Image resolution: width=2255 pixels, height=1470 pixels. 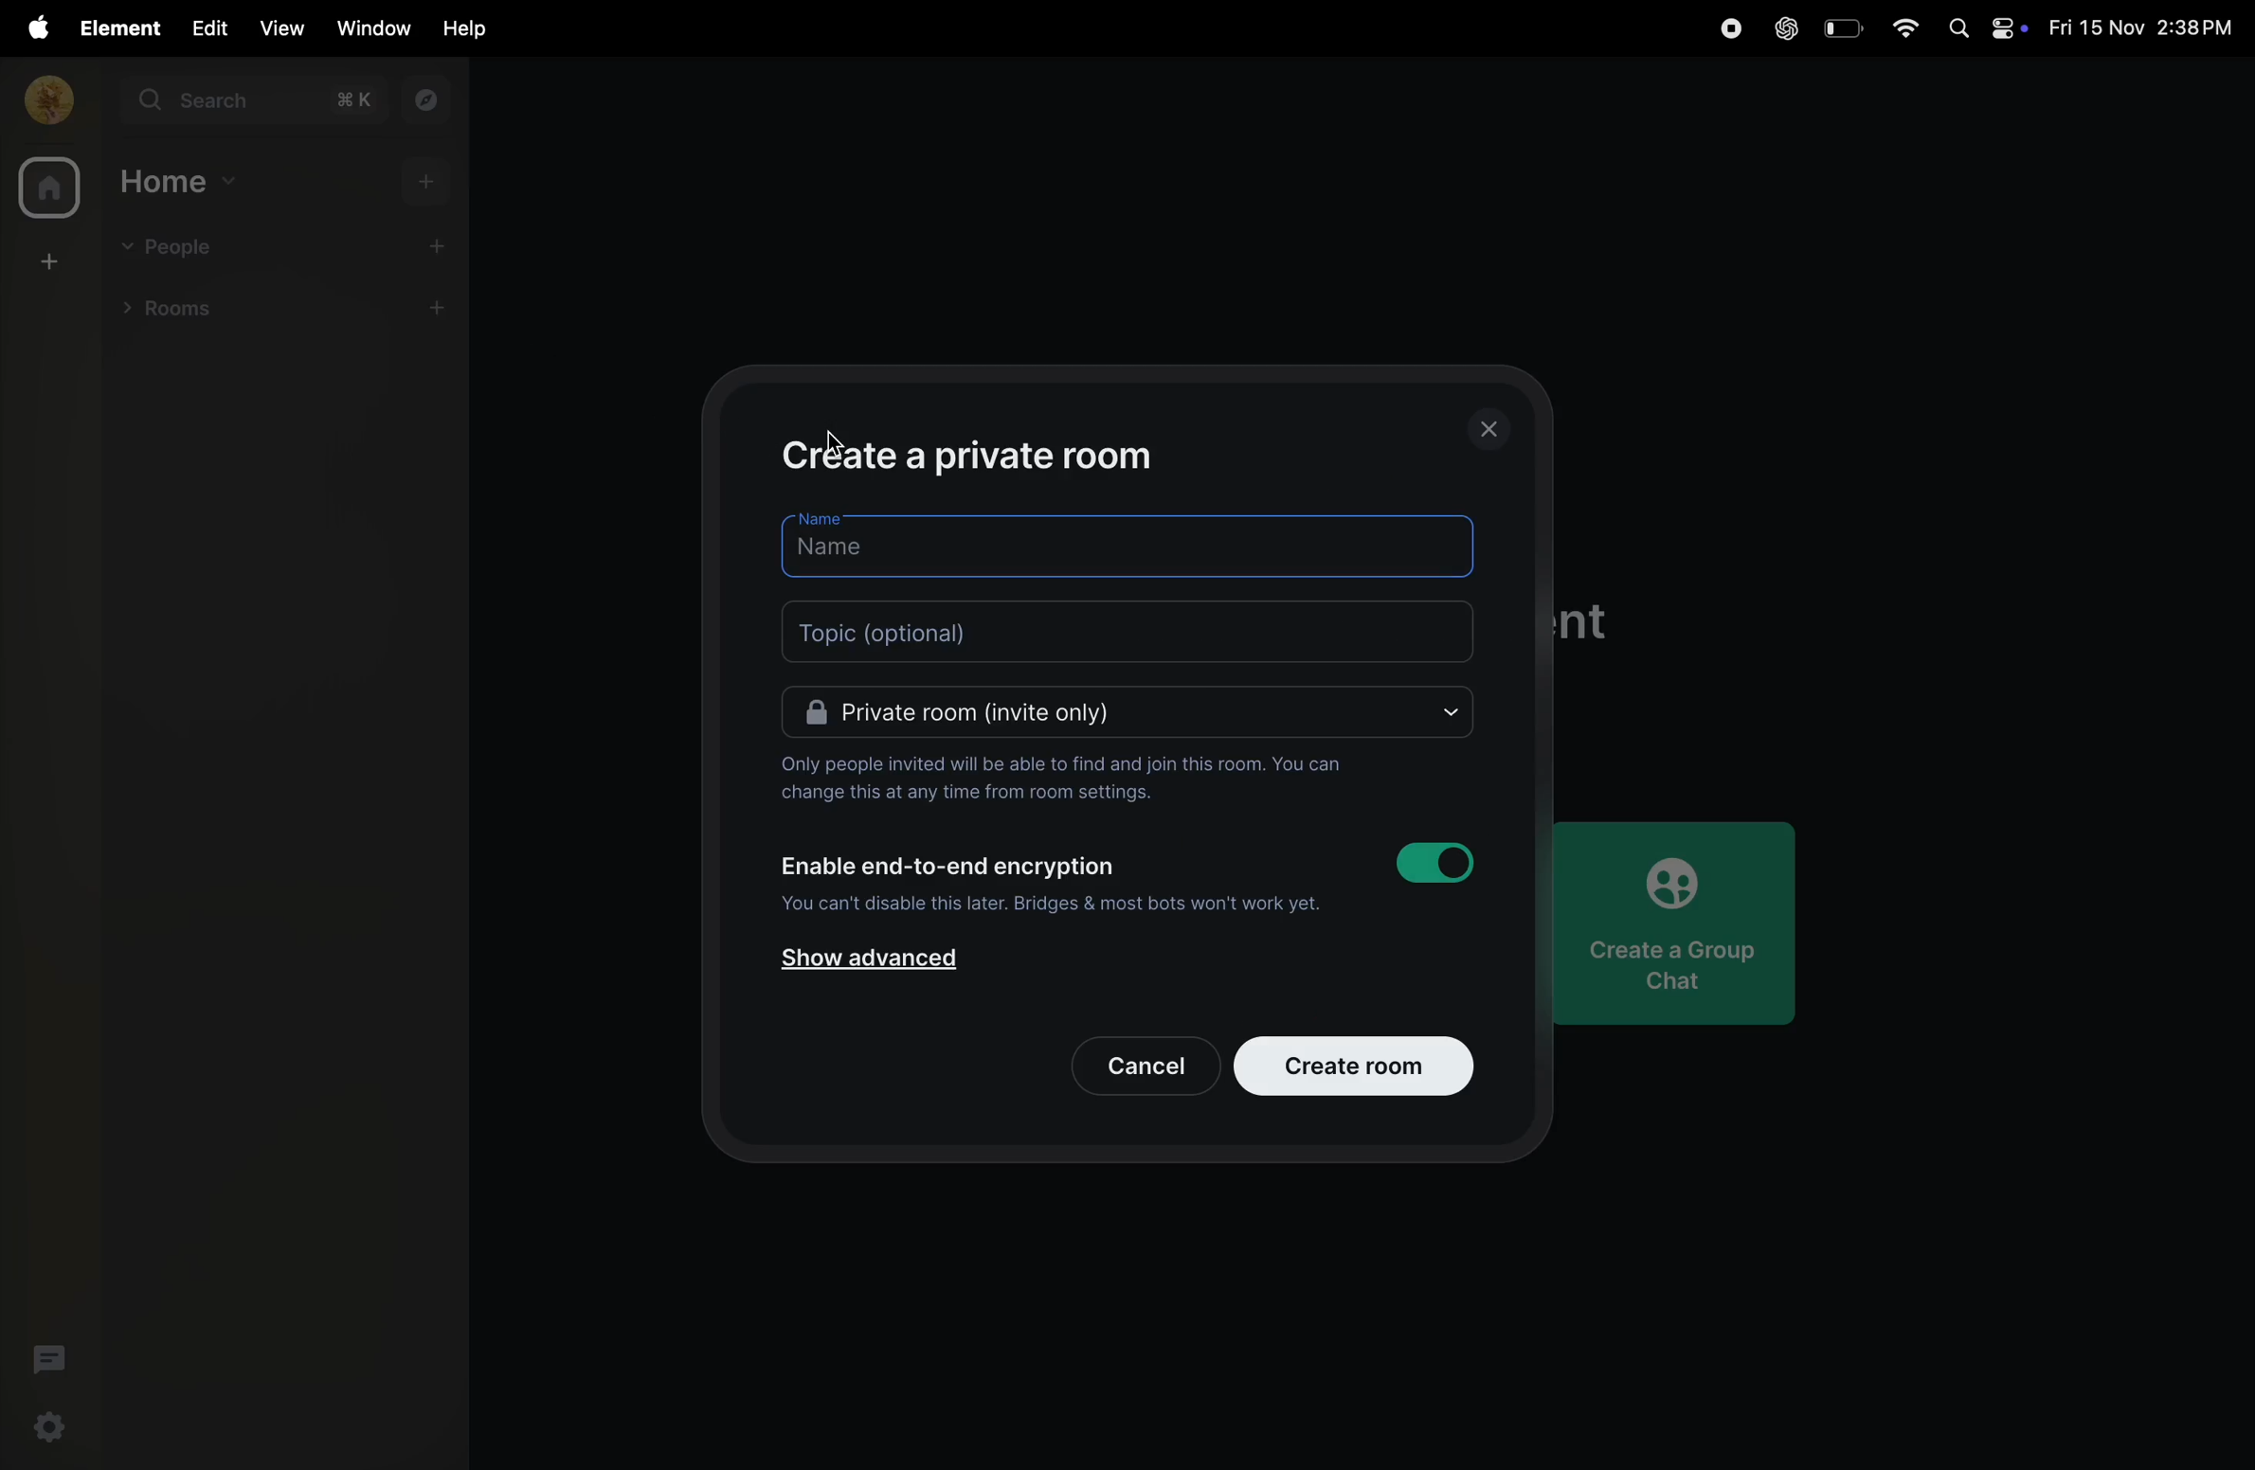 I want to click on edit, so click(x=205, y=27).